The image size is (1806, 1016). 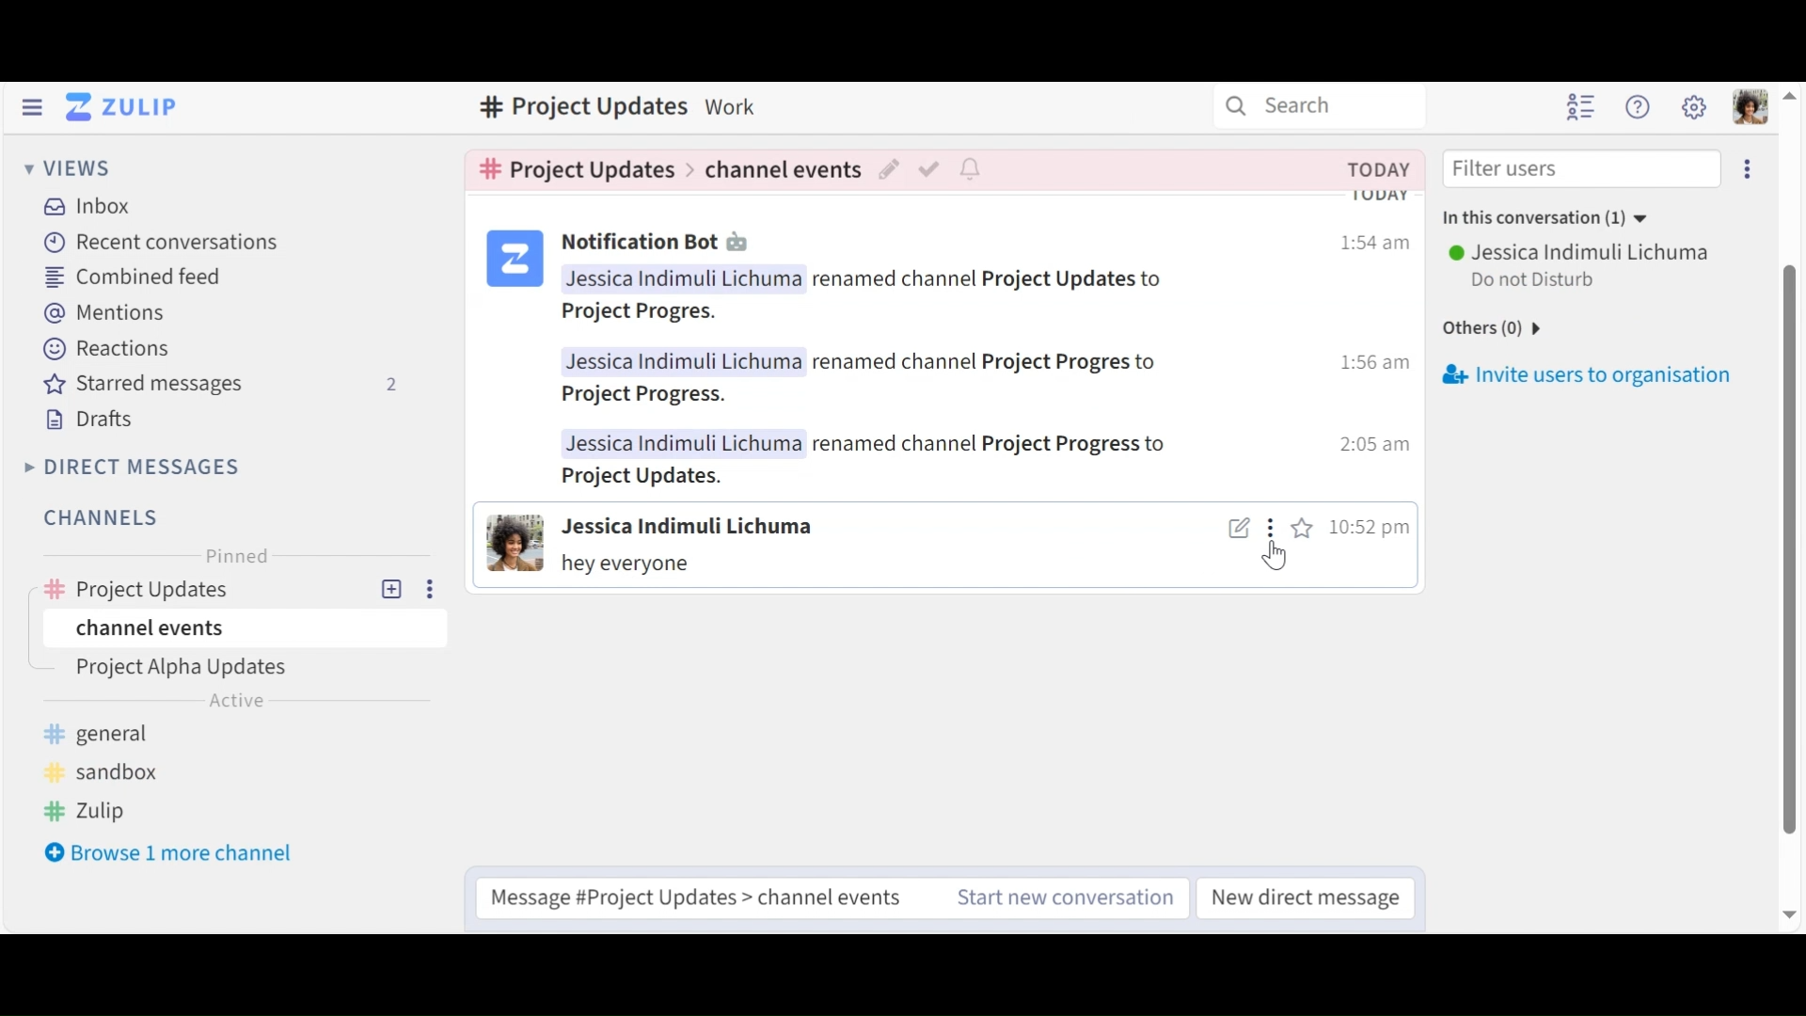 I want to click on sandbox, so click(x=108, y=769).